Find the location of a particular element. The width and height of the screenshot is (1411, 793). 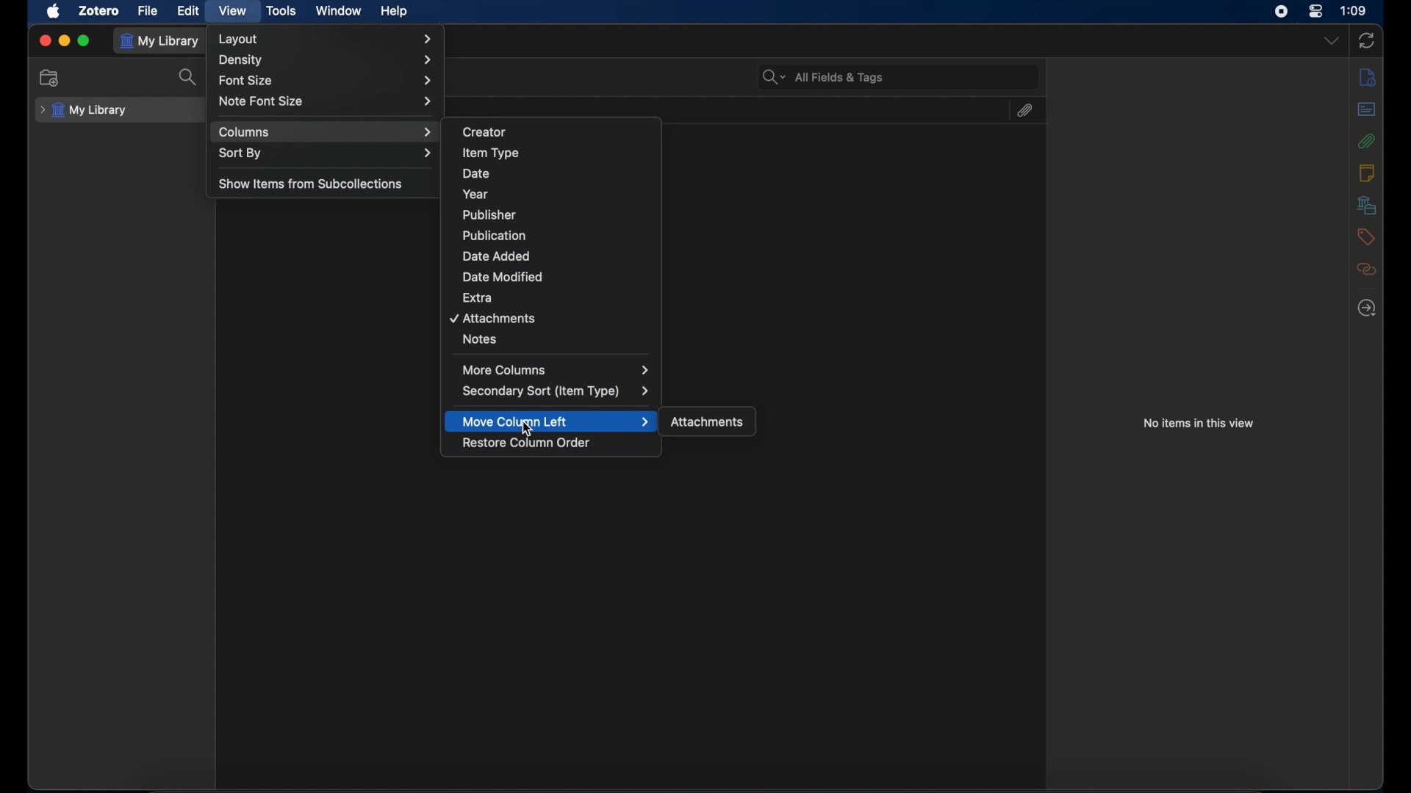

my library is located at coordinates (162, 41).